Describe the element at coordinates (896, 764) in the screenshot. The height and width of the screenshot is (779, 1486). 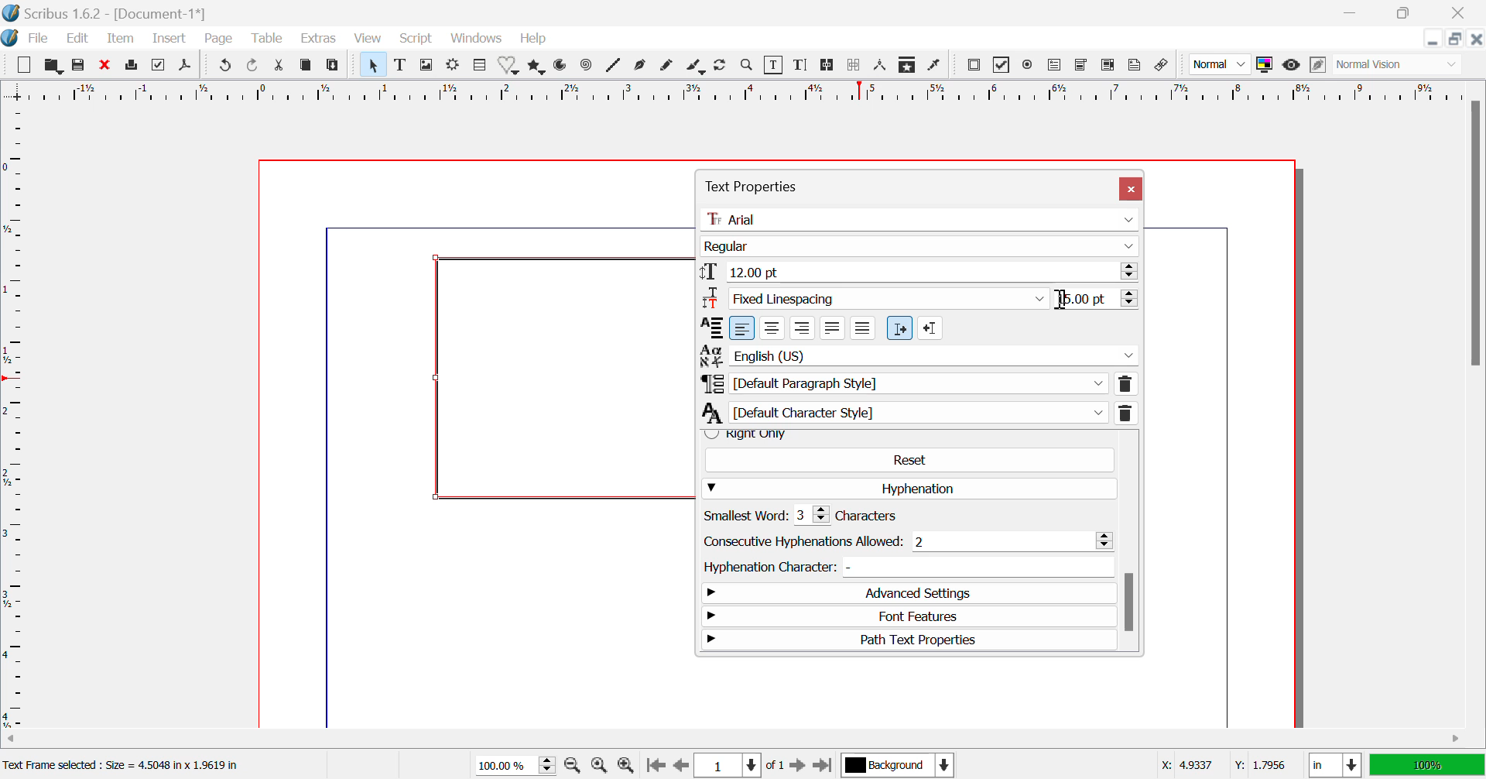
I see `Background` at that location.